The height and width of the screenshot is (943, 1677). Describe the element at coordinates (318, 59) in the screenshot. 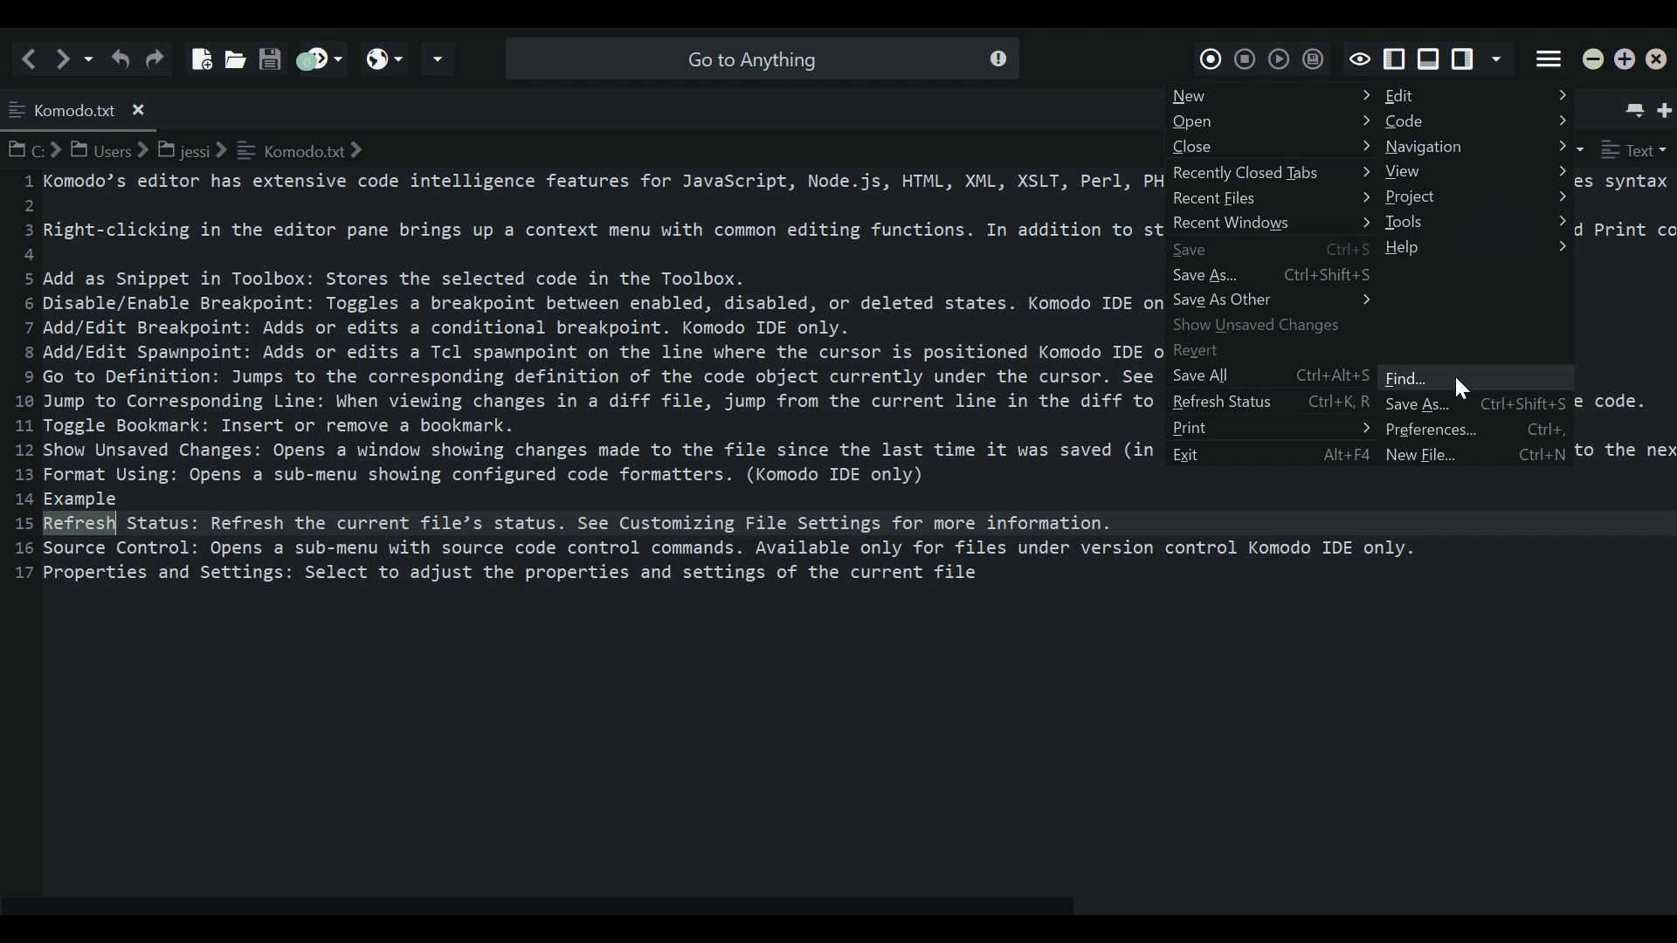

I see `Jump to next syntax checking result` at that location.